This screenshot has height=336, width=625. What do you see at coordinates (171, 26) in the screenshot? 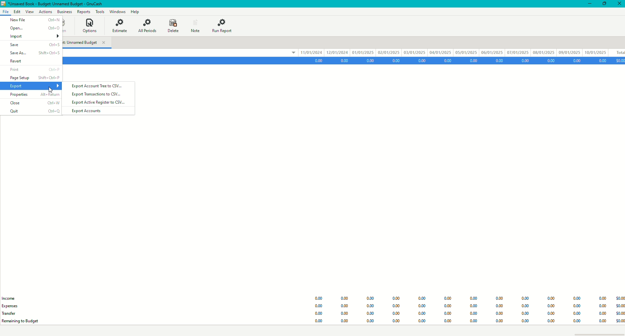
I see `Delete` at bounding box center [171, 26].